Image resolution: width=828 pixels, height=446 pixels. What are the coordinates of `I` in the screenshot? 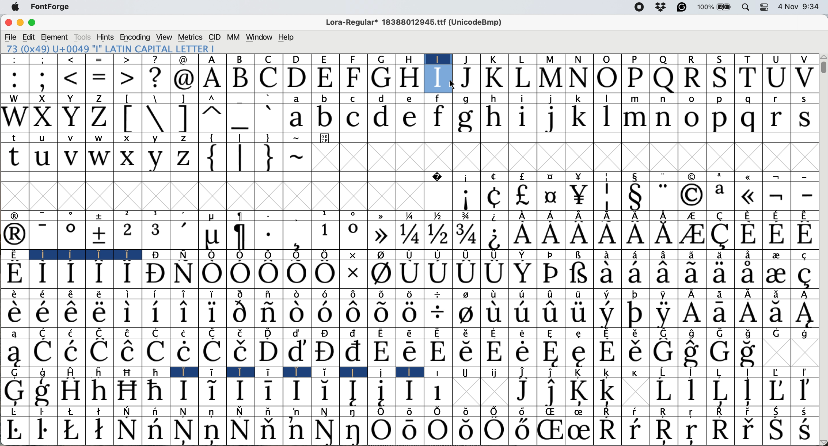 It's located at (438, 58).